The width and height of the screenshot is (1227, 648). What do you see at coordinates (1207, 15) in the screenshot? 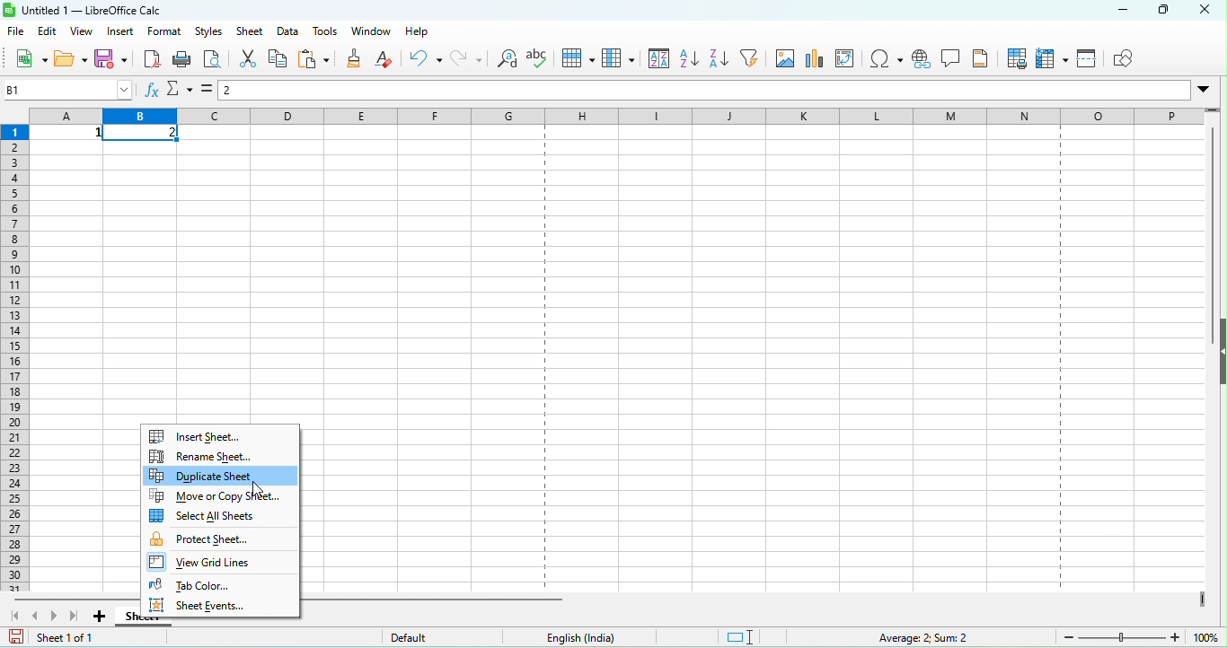
I see `close` at bounding box center [1207, 15].